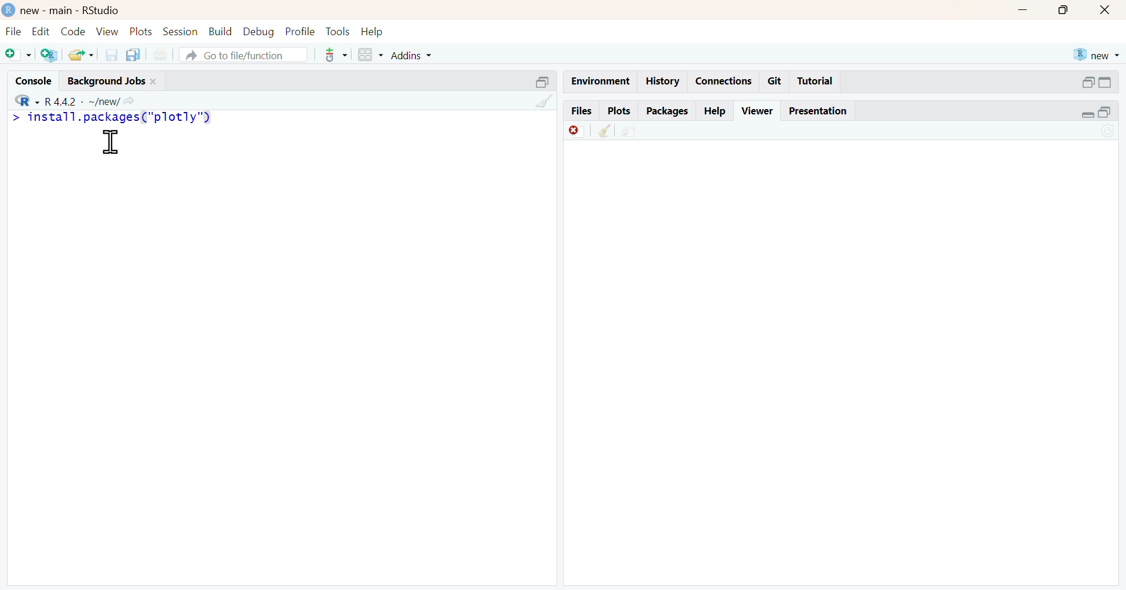 This screenshot has height=590, width=1126. Describe the element at coordinates (598, 80) in the screenshot. I see `environment` at that location.